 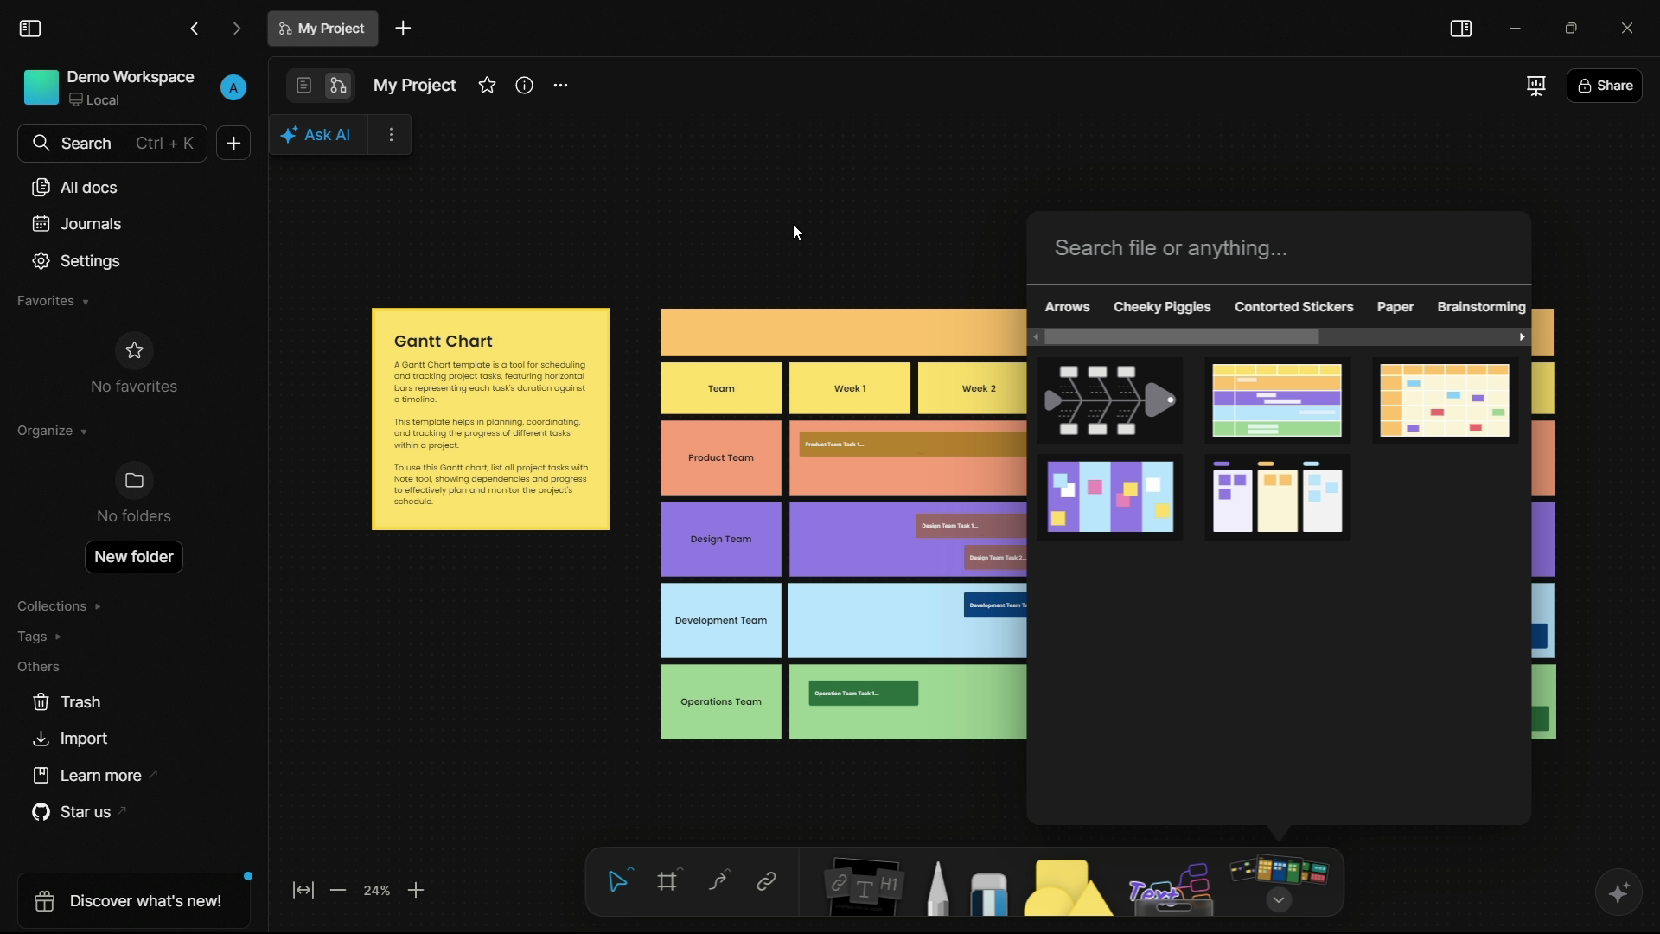 What do you see at coordinates (1513, 25) in the screenshot?
I see `minimize` at bounding box center [1513, 25].